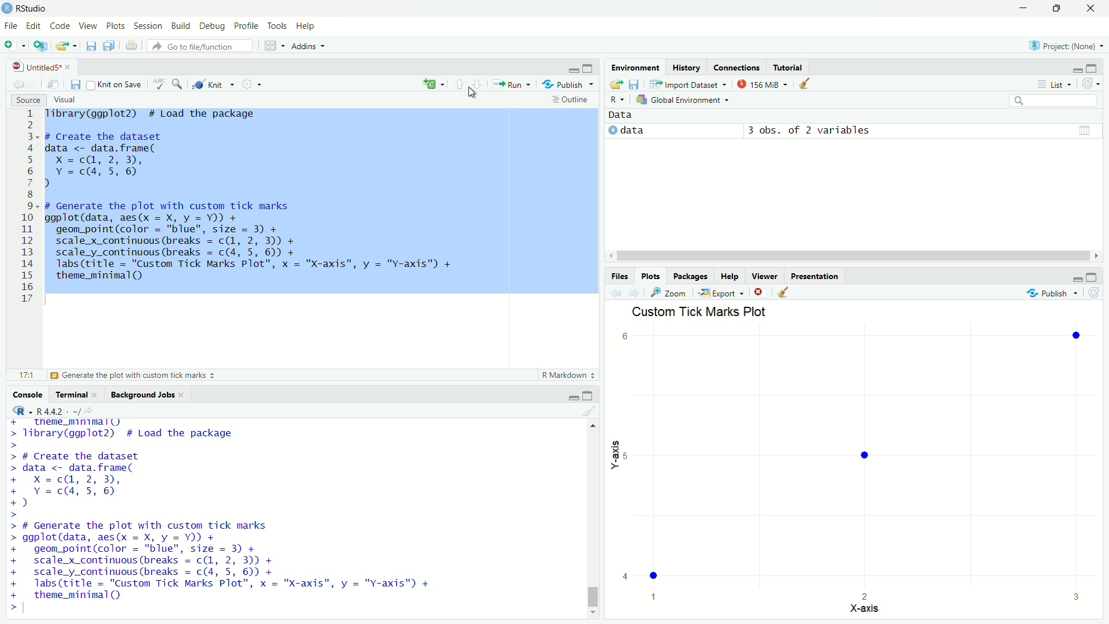  What do you see at coordinates (200, 46) in the screenshot?
I see `go to file/function` at bounding box center [200, 46].